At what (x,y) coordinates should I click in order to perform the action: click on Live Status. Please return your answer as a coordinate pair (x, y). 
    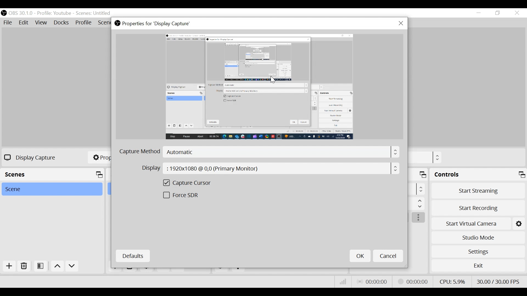
    Looking at the image, I should click on (373, 281).